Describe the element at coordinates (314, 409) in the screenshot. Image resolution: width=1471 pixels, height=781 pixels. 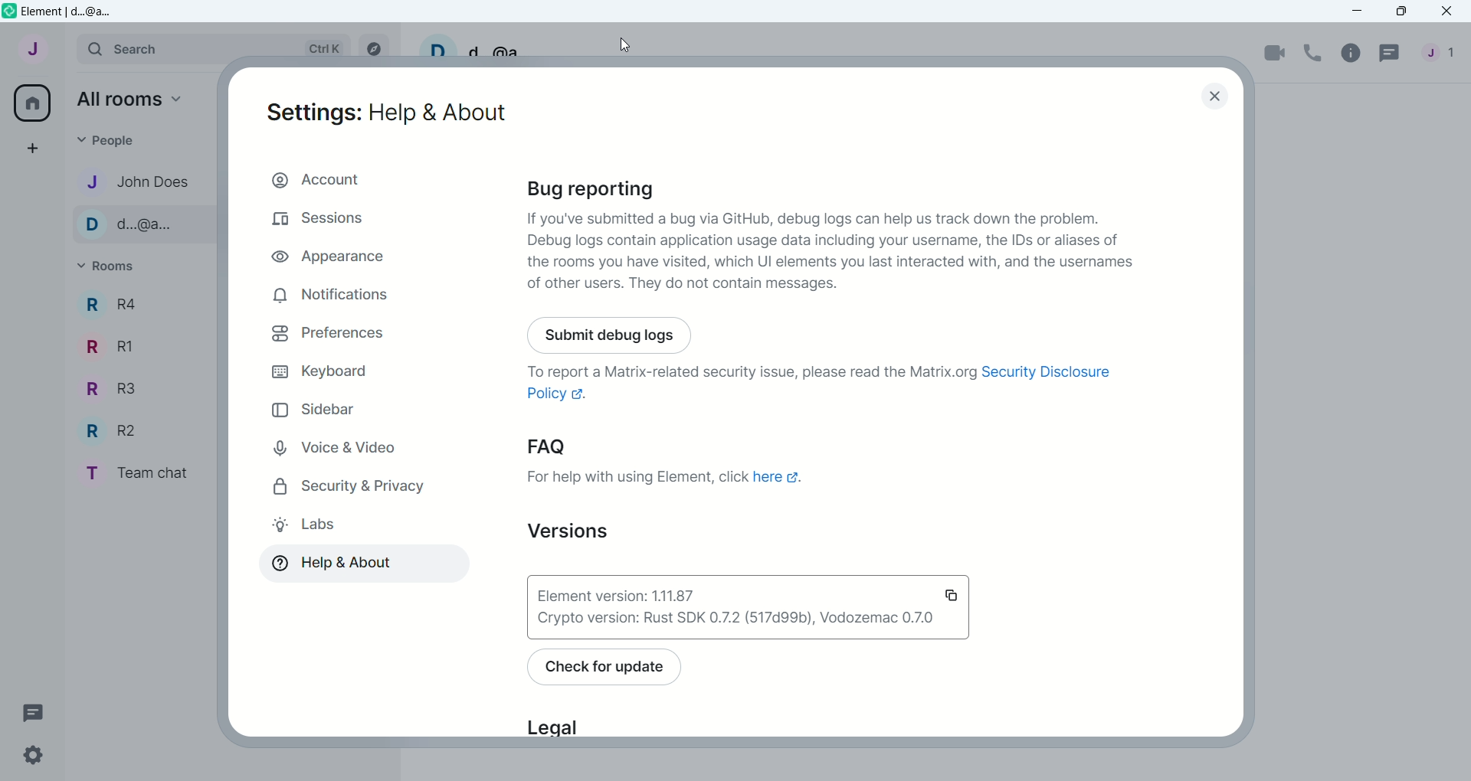
I see `Sidebar` at that location.